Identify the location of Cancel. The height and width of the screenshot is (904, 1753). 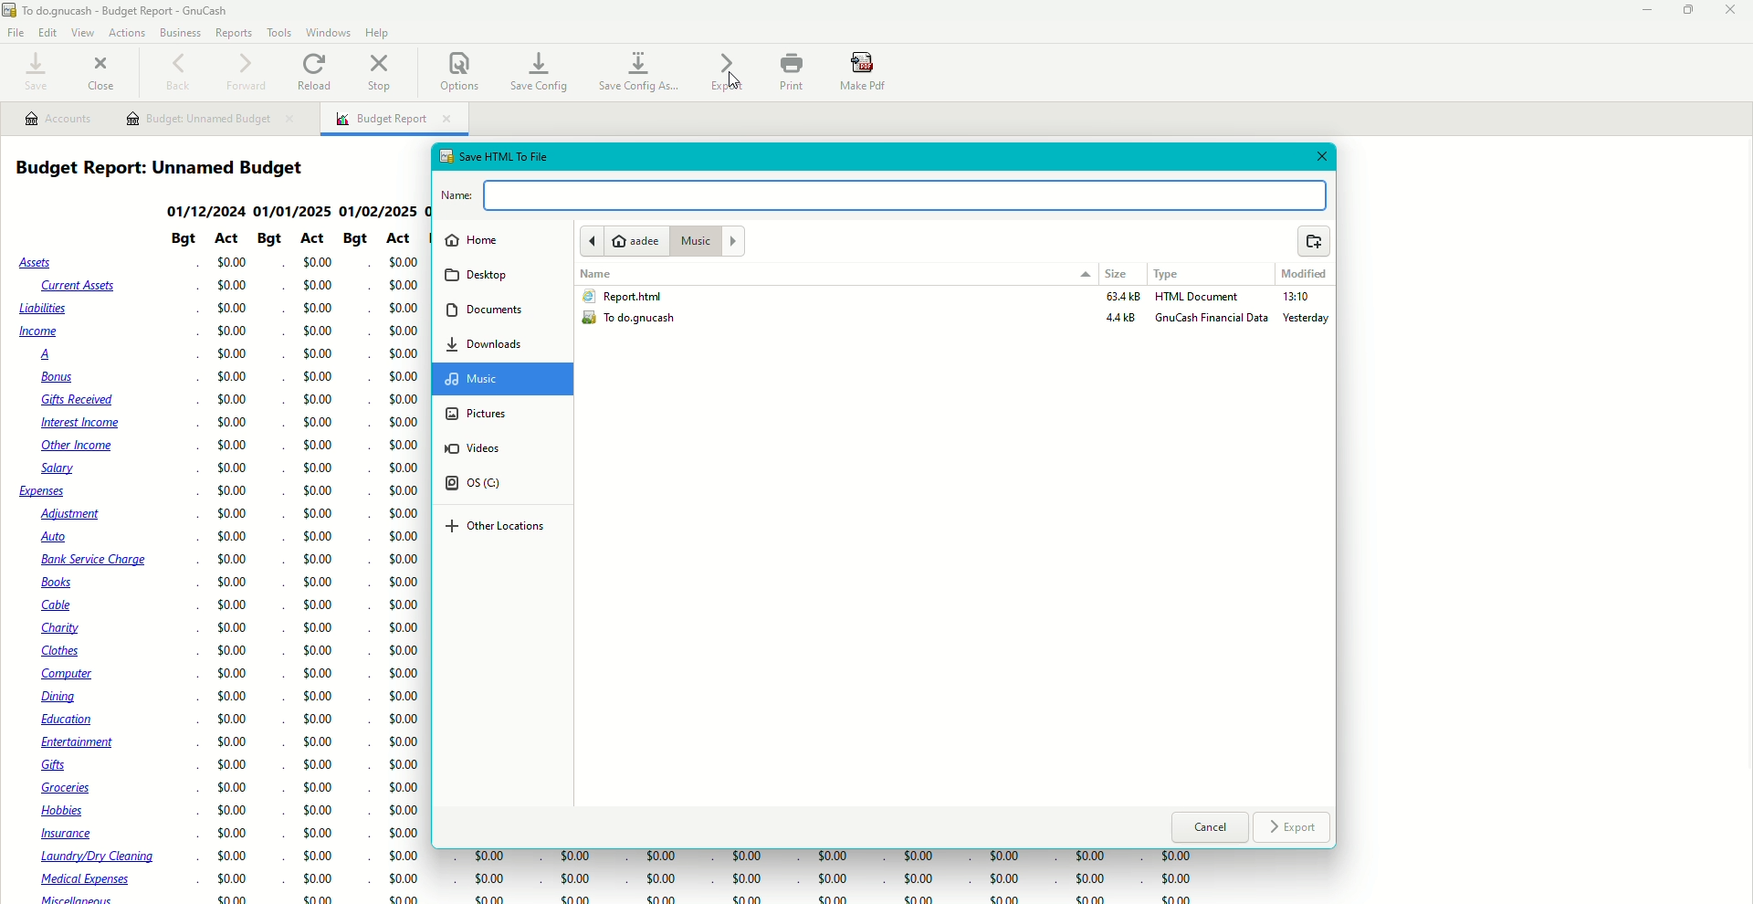
(1211, 829).